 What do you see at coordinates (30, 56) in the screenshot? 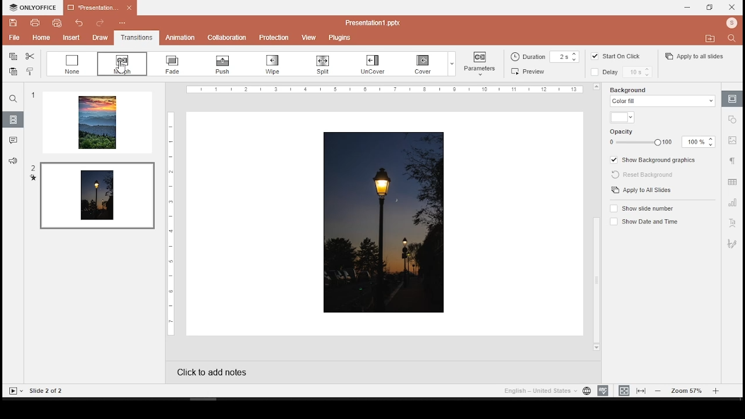
I see `cut` at bounding box center [30, 56].